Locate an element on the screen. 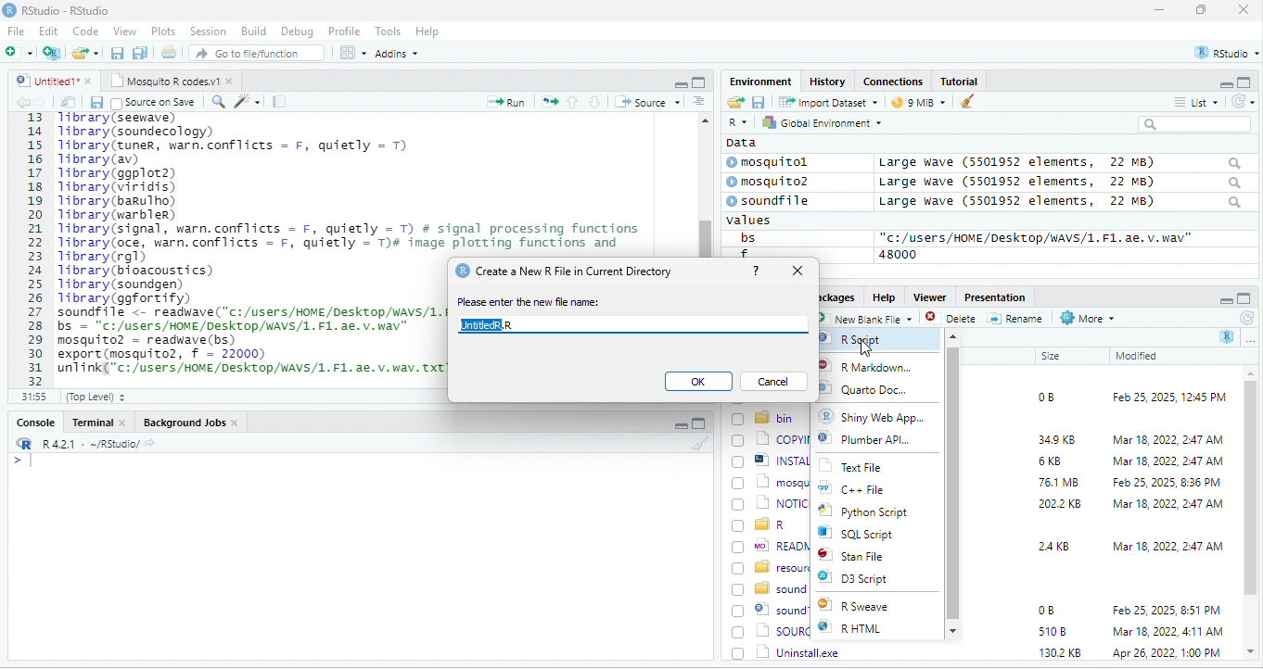 Image resolution: width=1263 pixels, height=669 pixels. 0B is located at coordinates (1040, 395).